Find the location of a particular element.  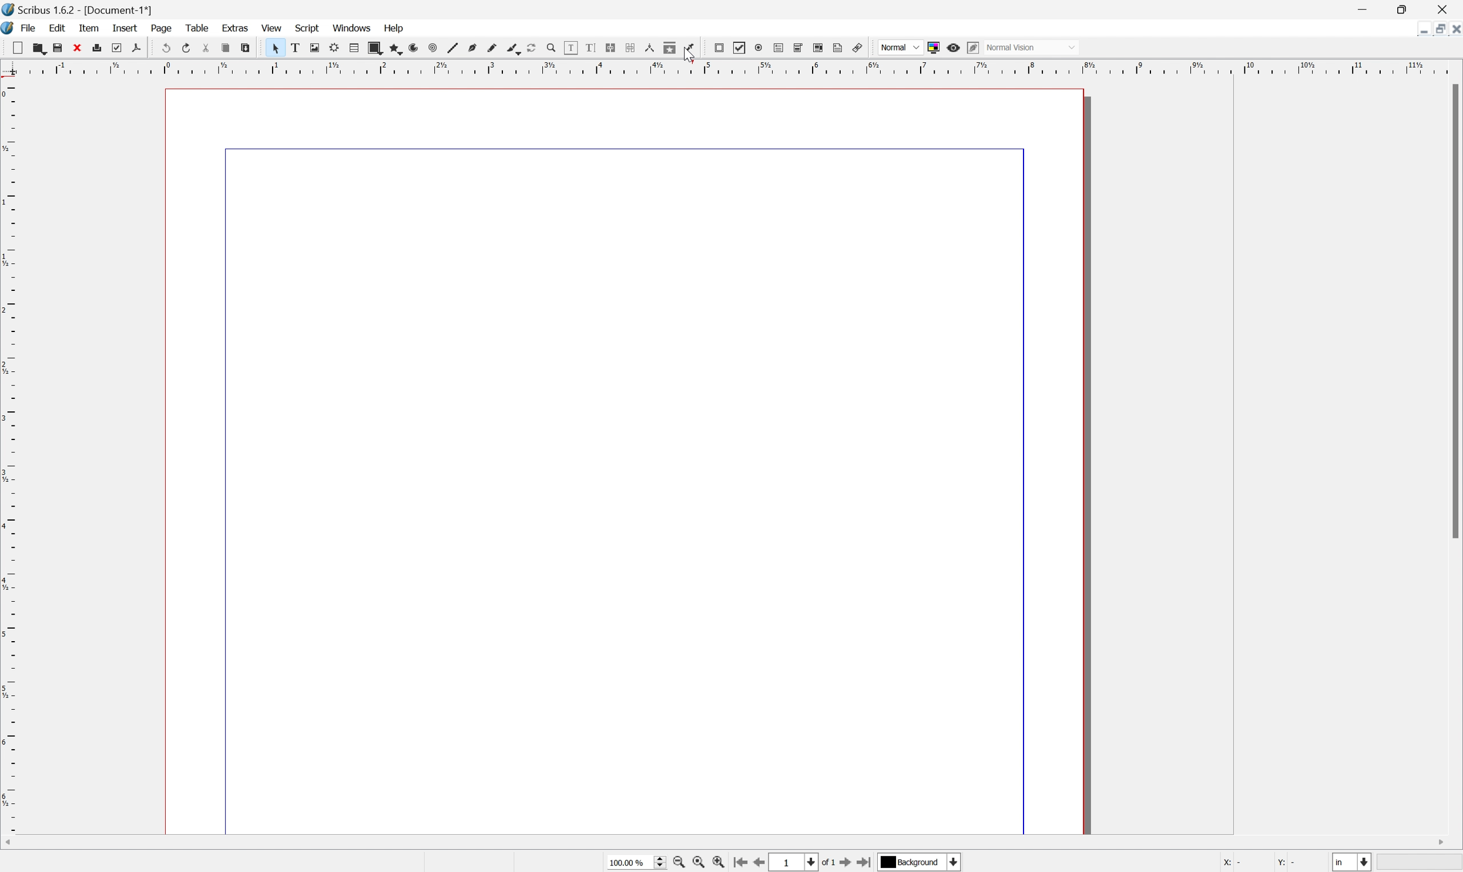

copy is located at coordinates (38, 46).